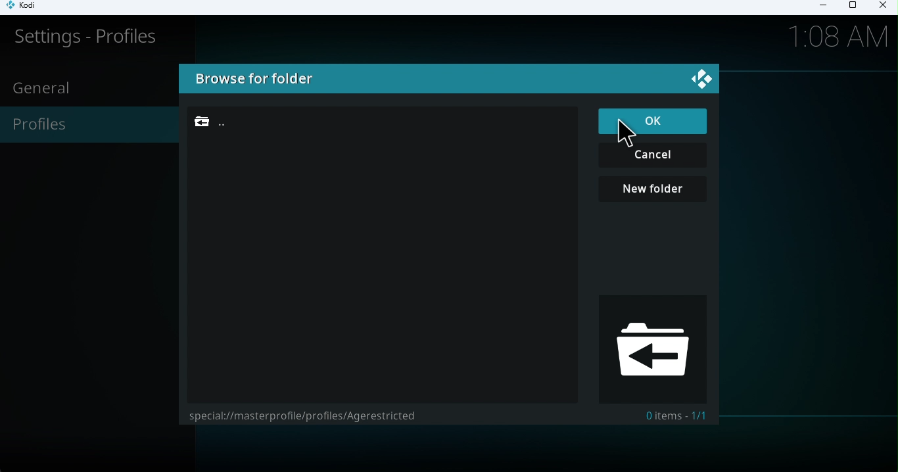 Image resolution: width=898 pixels, height=472 pixels. I want to click on Close, so click(881, 7).